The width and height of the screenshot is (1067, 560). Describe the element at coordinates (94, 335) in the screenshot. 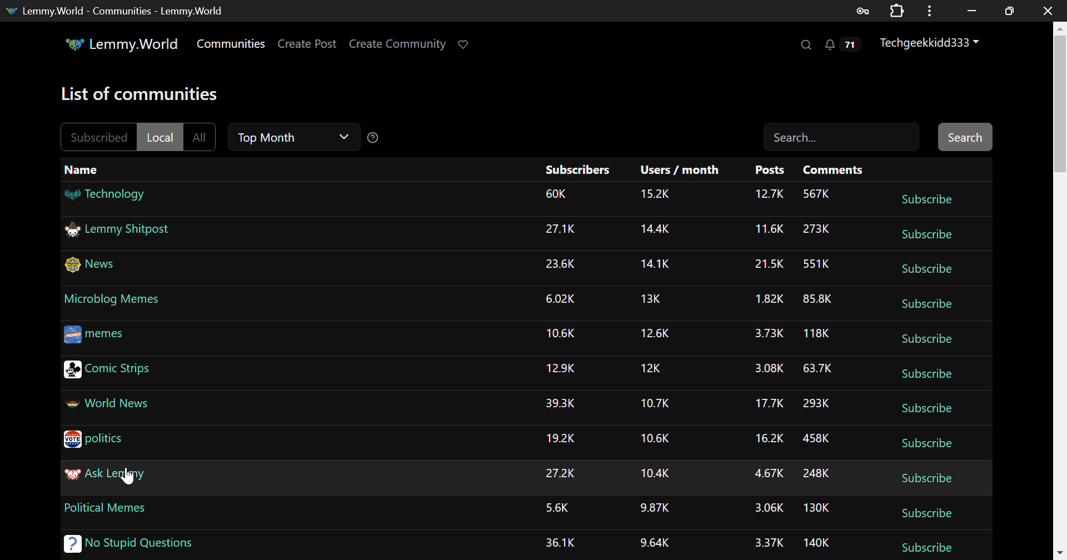

I see `memes Community Link` at that location.